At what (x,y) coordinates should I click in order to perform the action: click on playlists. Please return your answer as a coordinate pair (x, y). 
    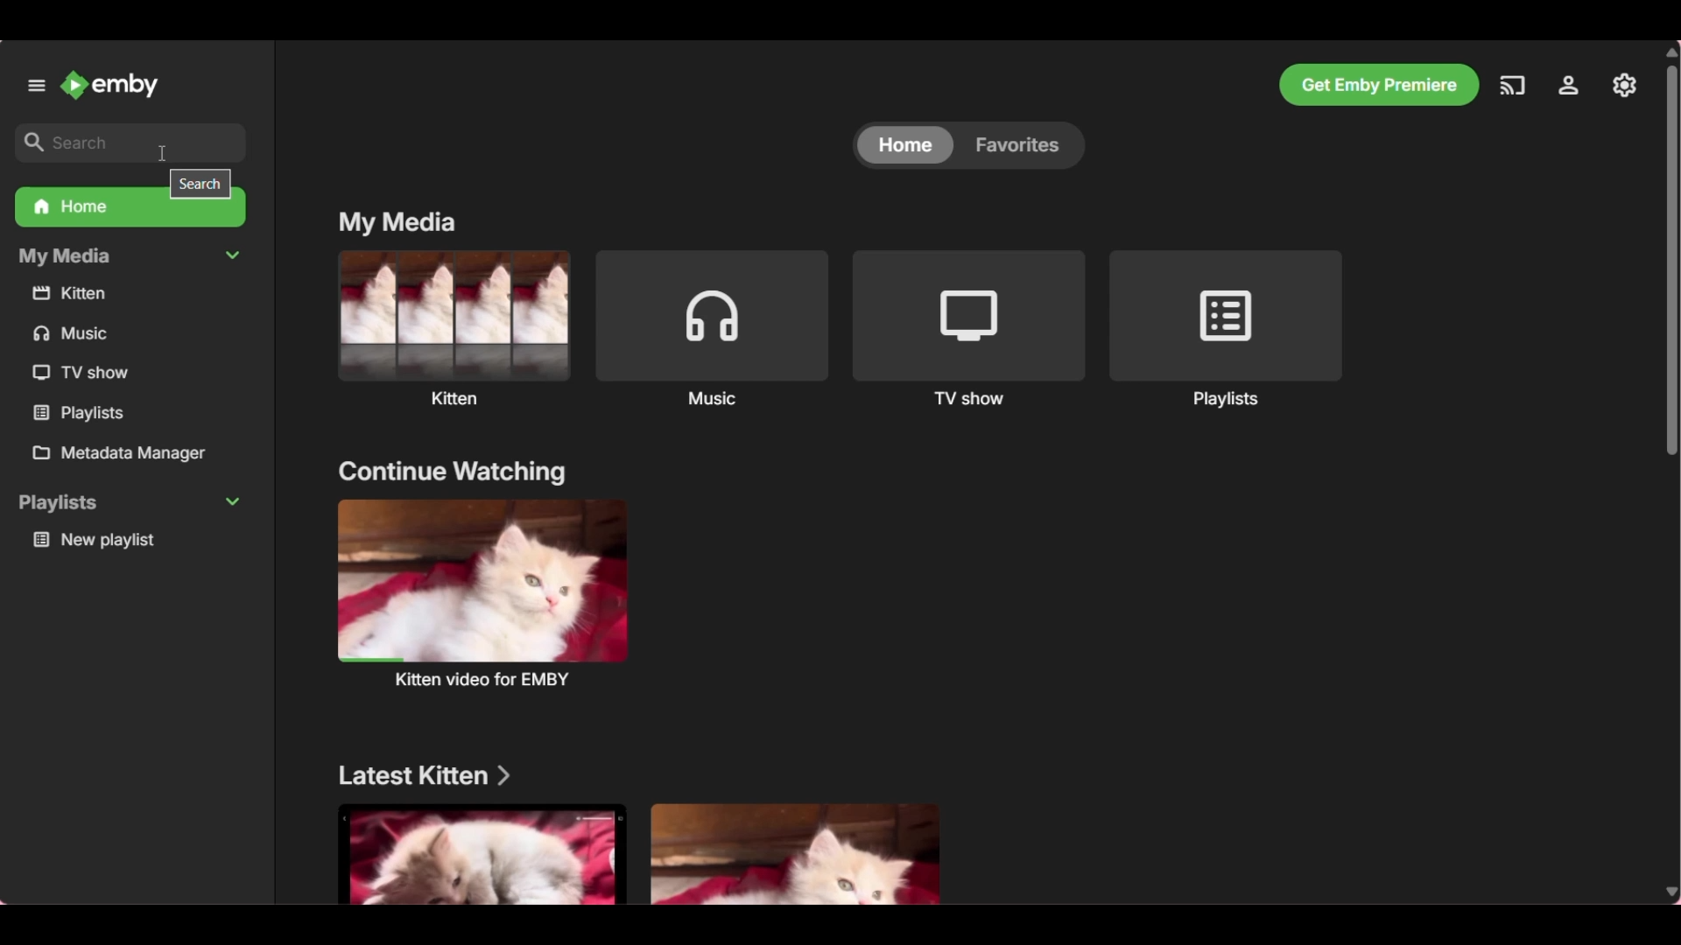
    Looking at the image, I should click on (128, 503).